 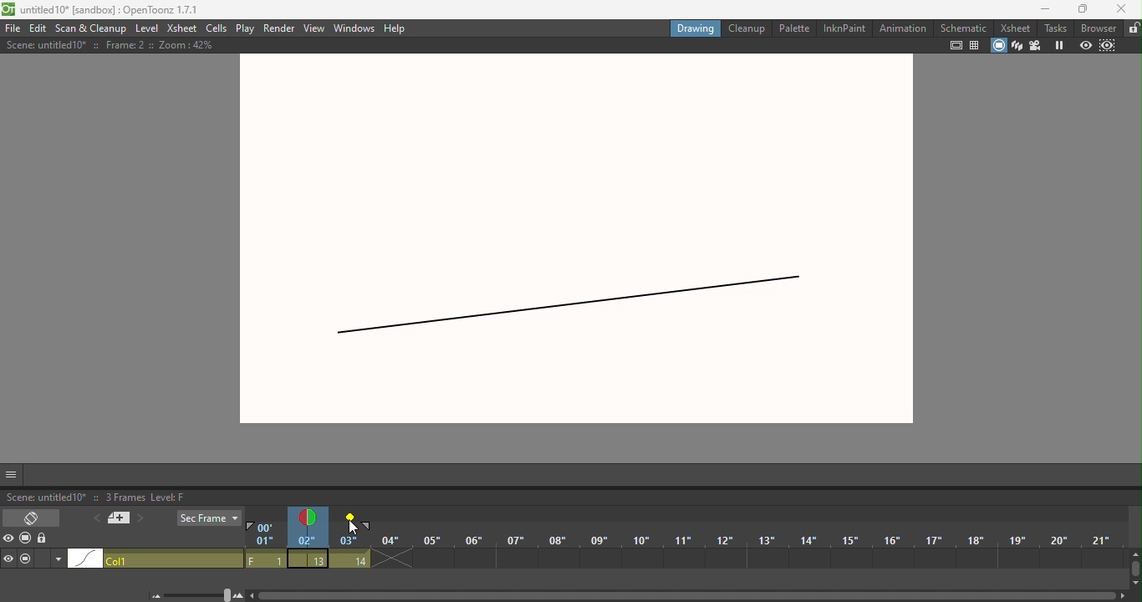 I want to click on field guide, so click(x=975, y=45).